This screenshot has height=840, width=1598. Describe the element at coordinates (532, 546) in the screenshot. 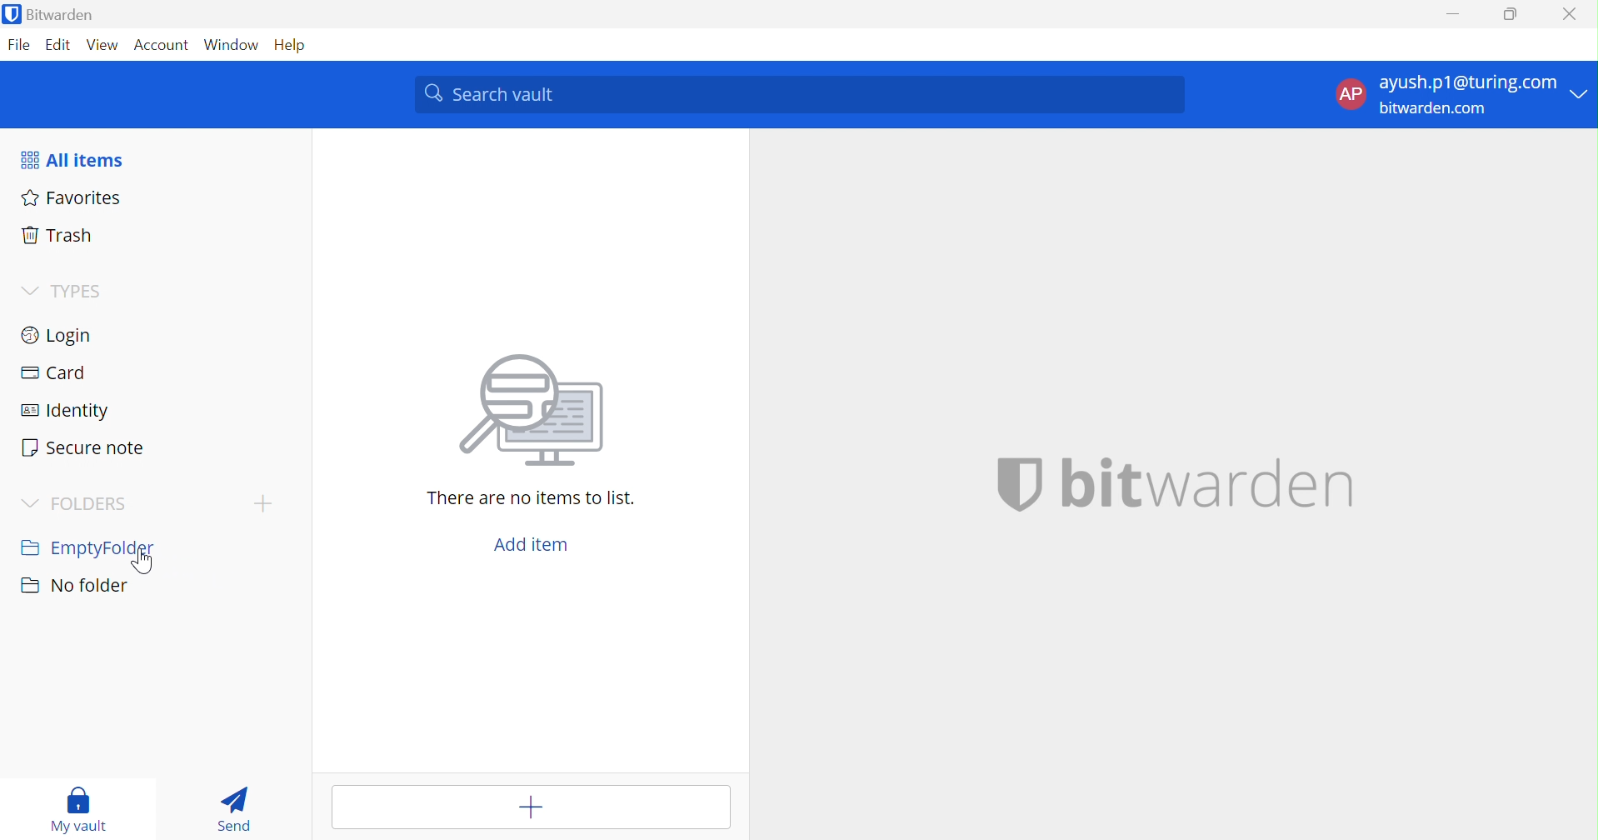

I see `Add item` at that location.